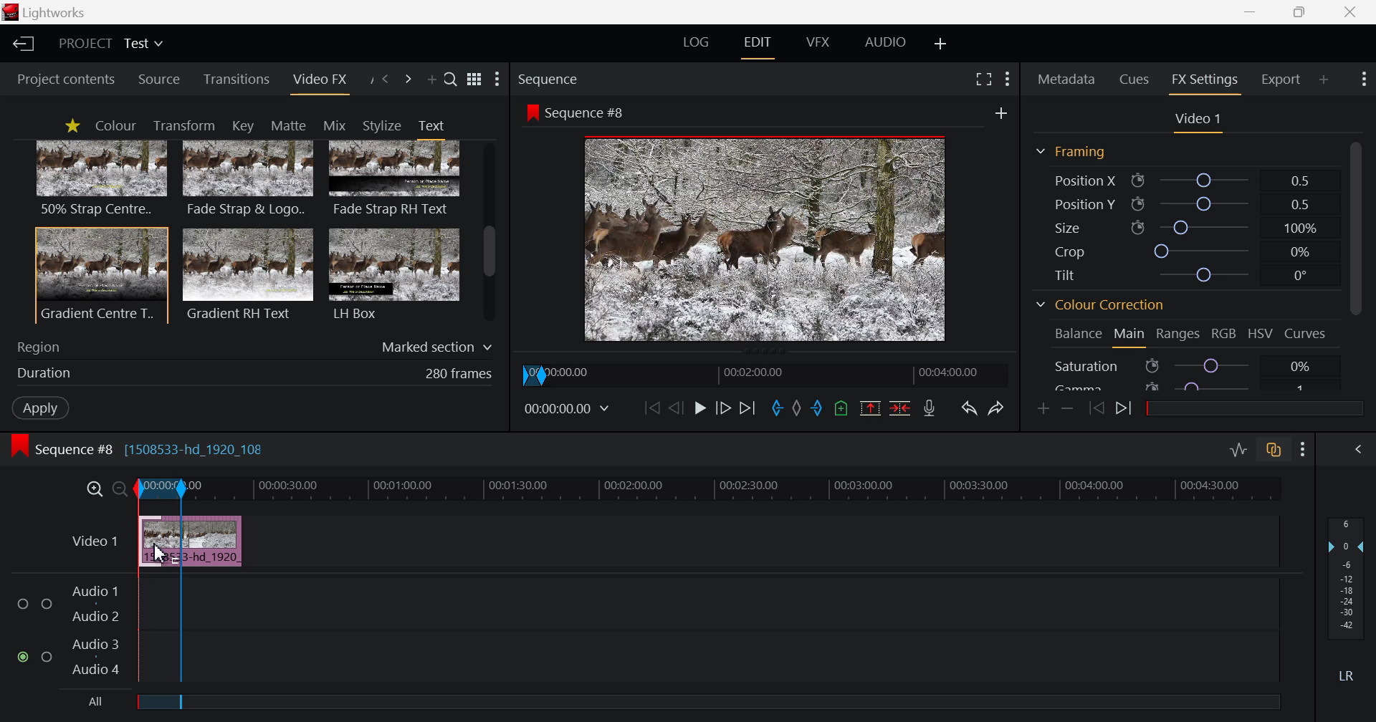  I want to click on Back to homepage, so click(21, 44).